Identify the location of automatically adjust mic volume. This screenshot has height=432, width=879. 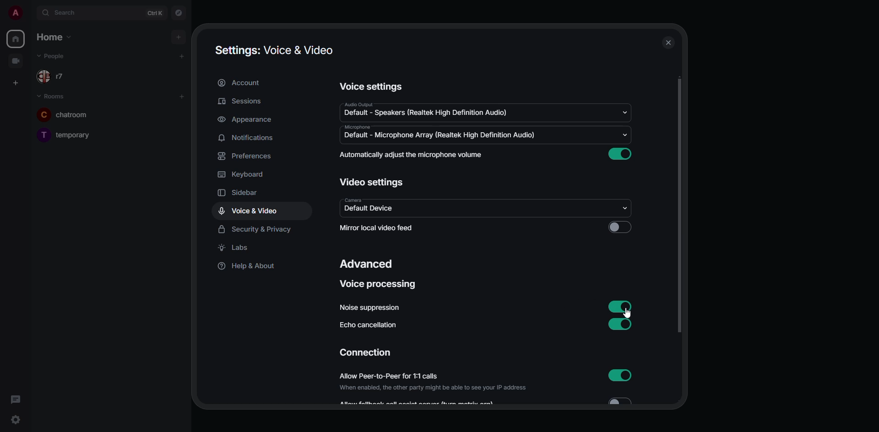
(412, 155).